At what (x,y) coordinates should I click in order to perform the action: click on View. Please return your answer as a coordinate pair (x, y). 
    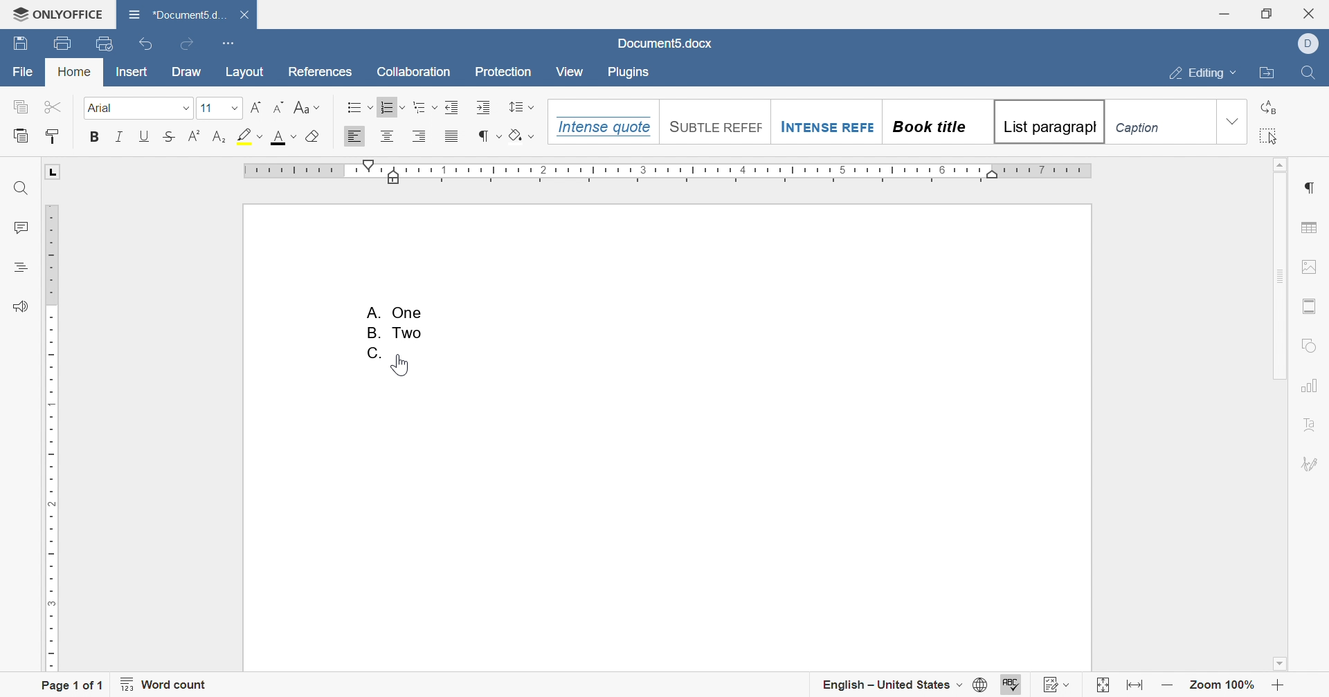
    Looking at the image, I should click on (571, 72).